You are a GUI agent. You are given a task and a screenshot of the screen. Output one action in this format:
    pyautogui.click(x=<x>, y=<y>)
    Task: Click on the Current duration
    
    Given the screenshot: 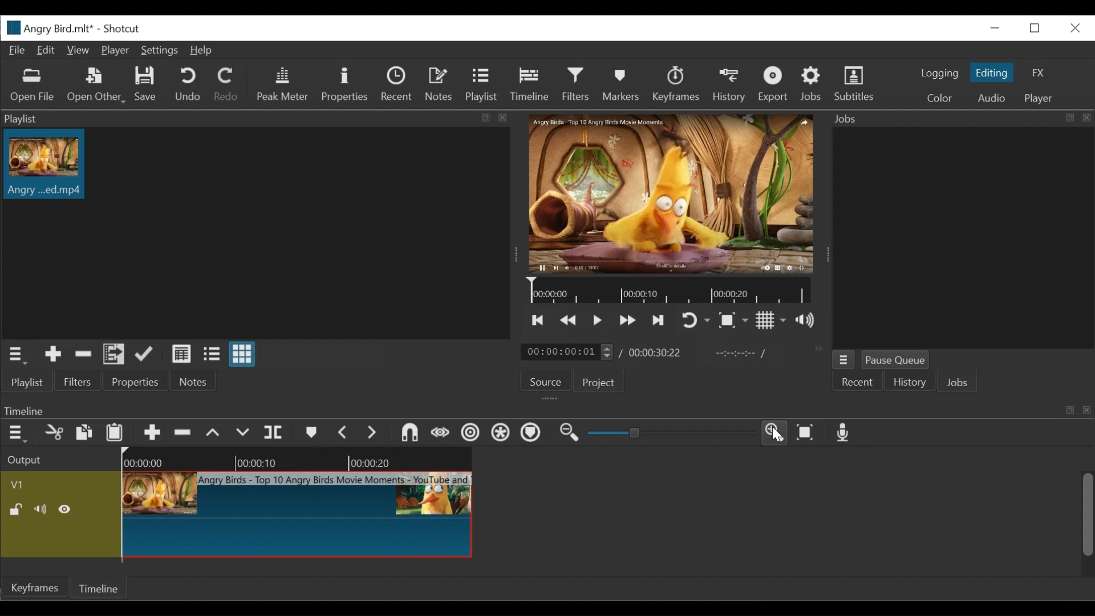 What is the action you would take?
    pyautogui.click(x=570, y=352)
    